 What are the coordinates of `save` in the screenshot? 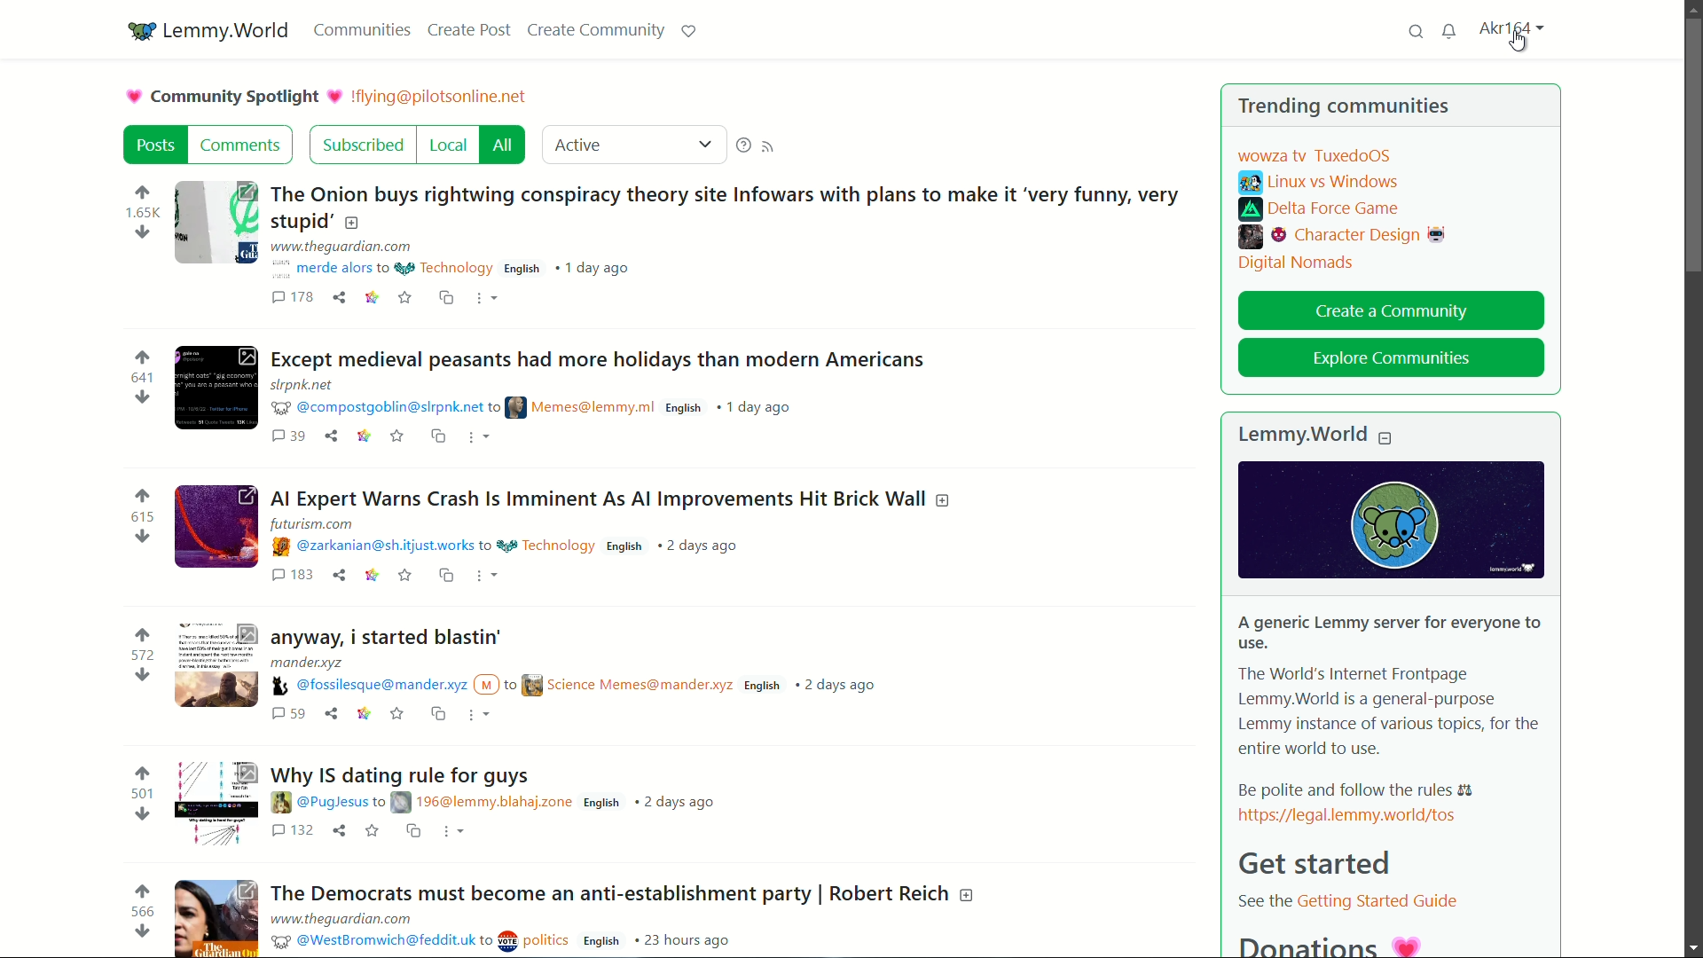 It's located at (405, 574).